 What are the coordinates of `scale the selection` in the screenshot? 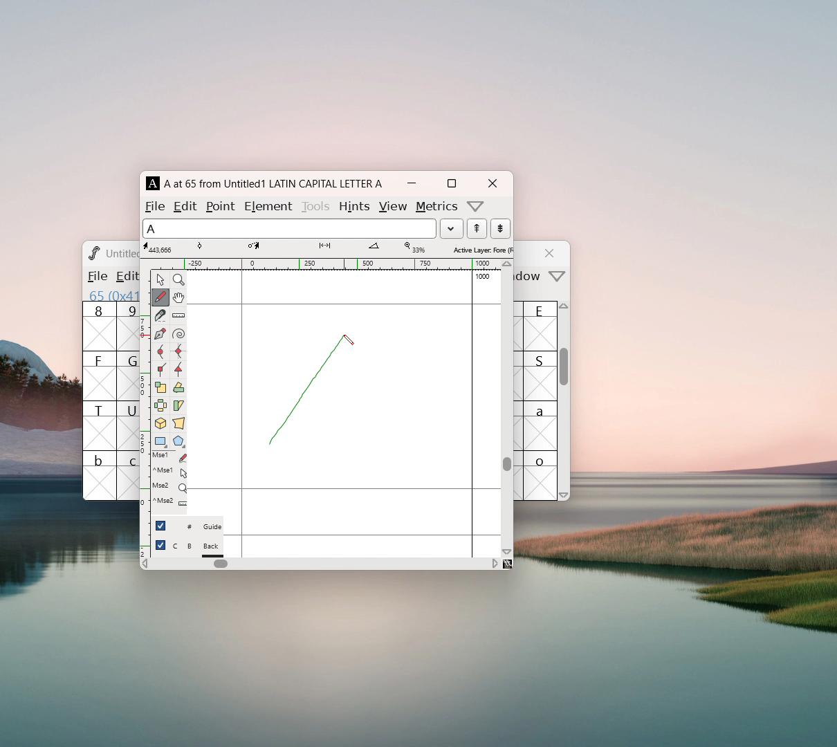 It's located at (160, 388).